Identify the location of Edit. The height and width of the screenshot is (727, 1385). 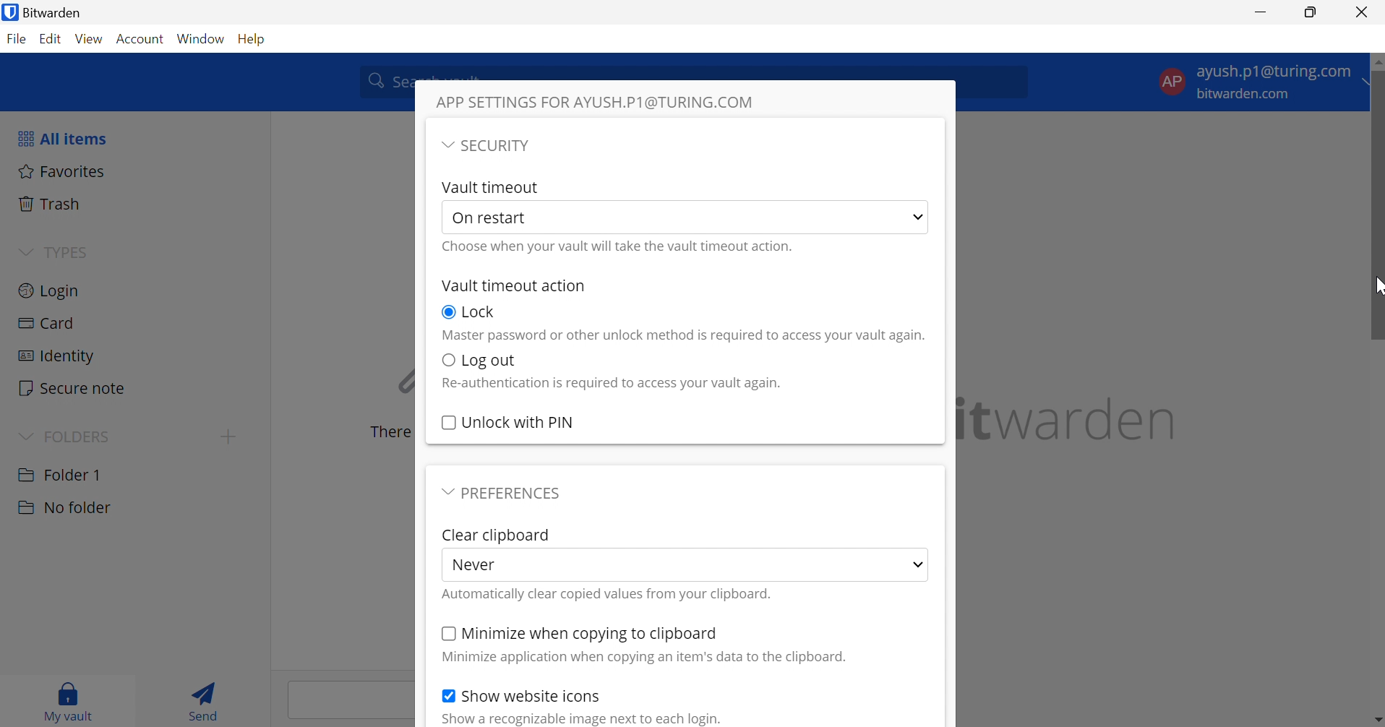
(51, 40).